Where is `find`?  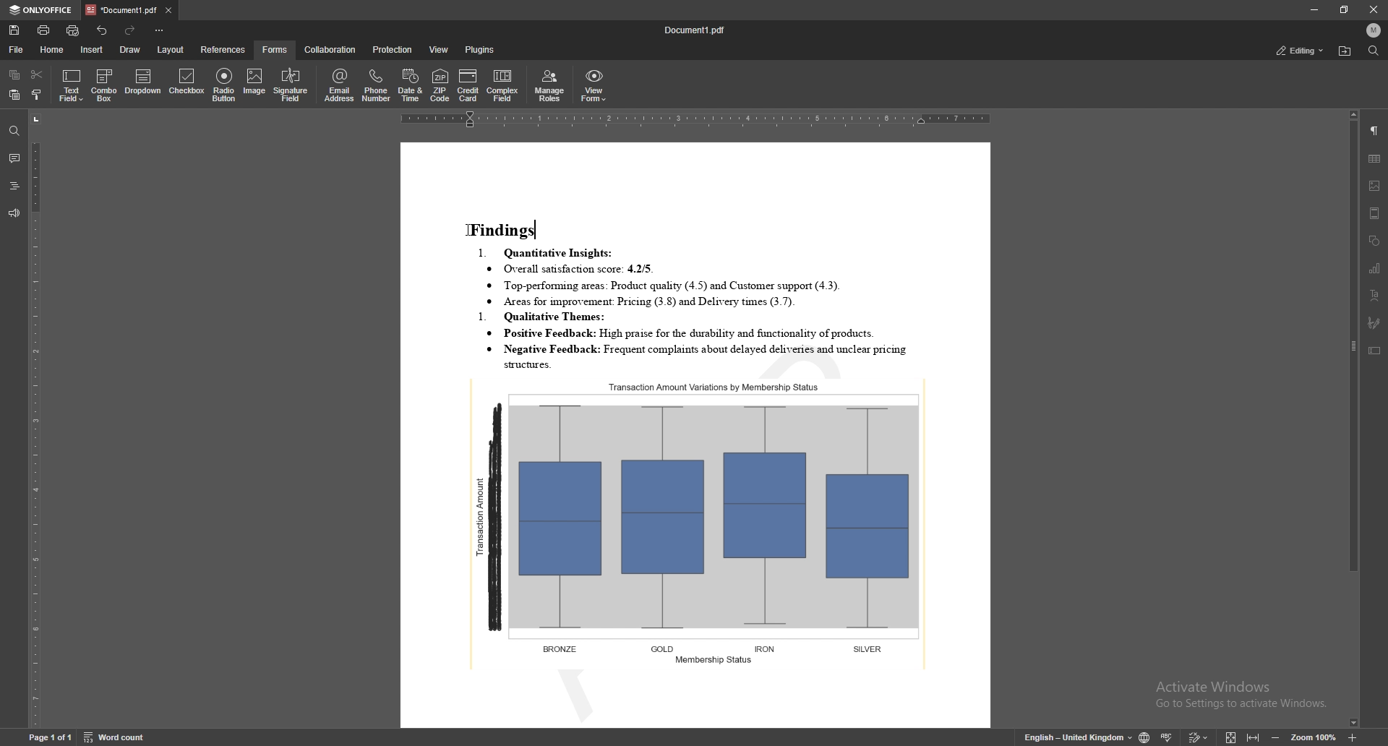 find is located at coordinates (1374, 51).